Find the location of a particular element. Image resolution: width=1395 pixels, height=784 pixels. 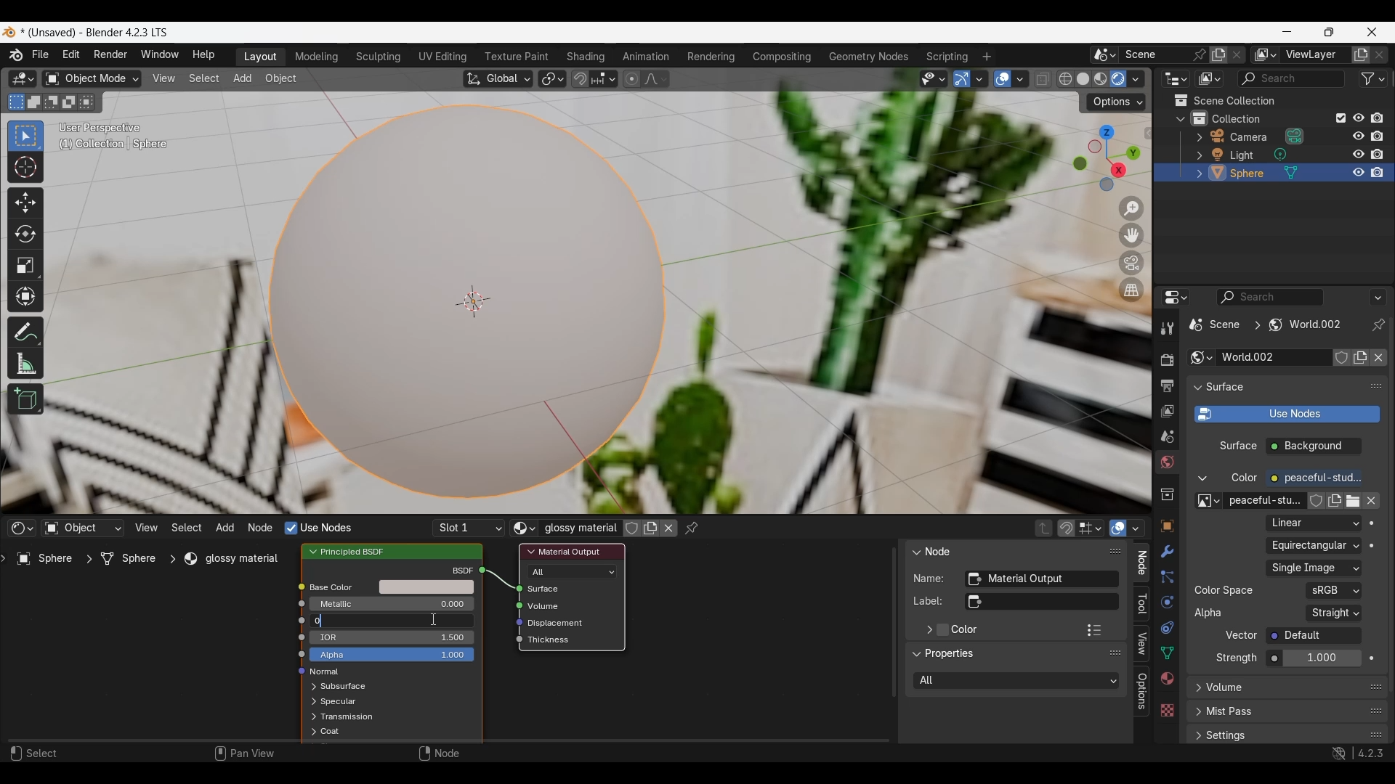

Show system preferences 'Network' panel to allow online access is located at coordinates (1339, 754).